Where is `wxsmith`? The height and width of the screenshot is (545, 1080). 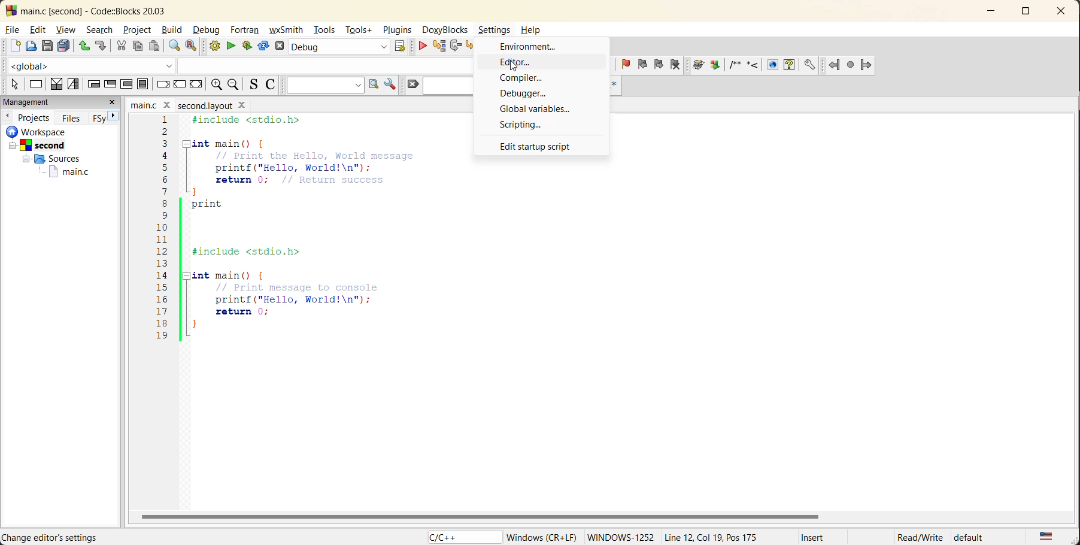
wxsmith is located at coordinates (287, 31).